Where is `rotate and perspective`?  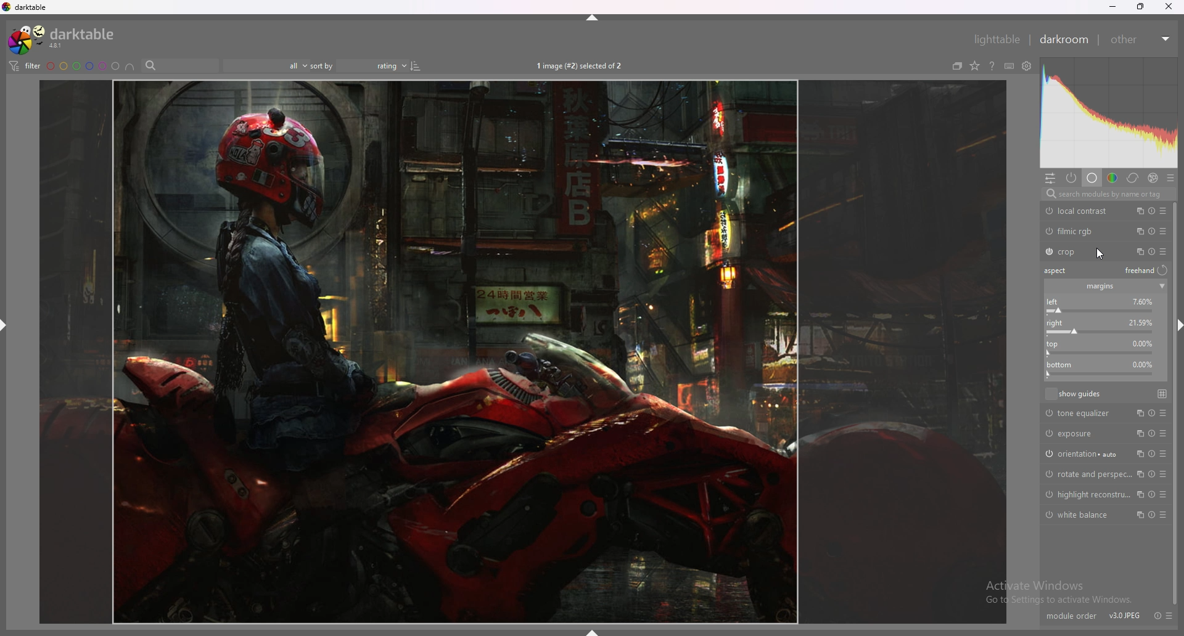
rotate and perspective is located at coordinates (1085, 475).